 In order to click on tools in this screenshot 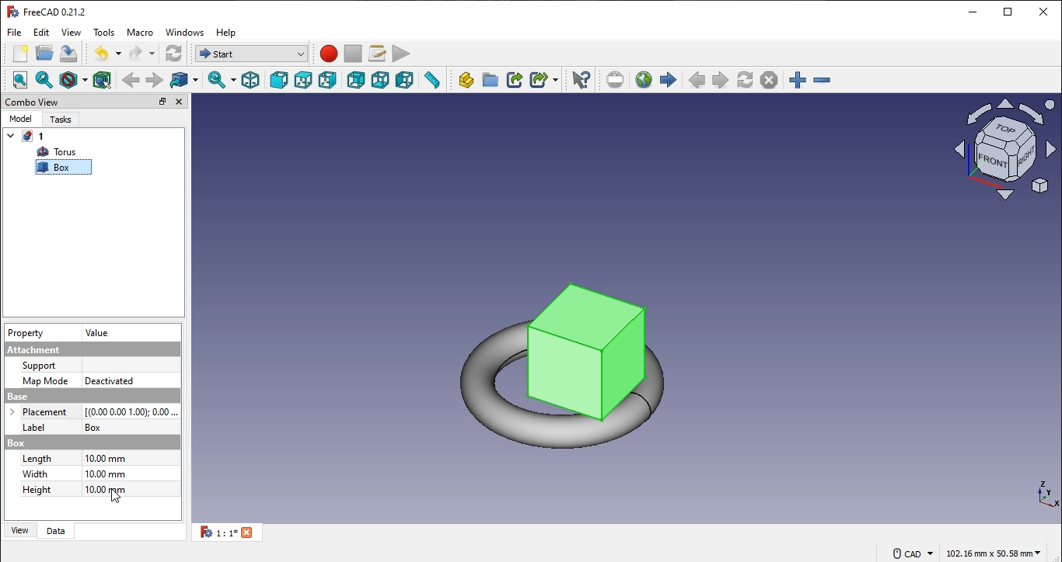, I will do `click(103, 31)`.